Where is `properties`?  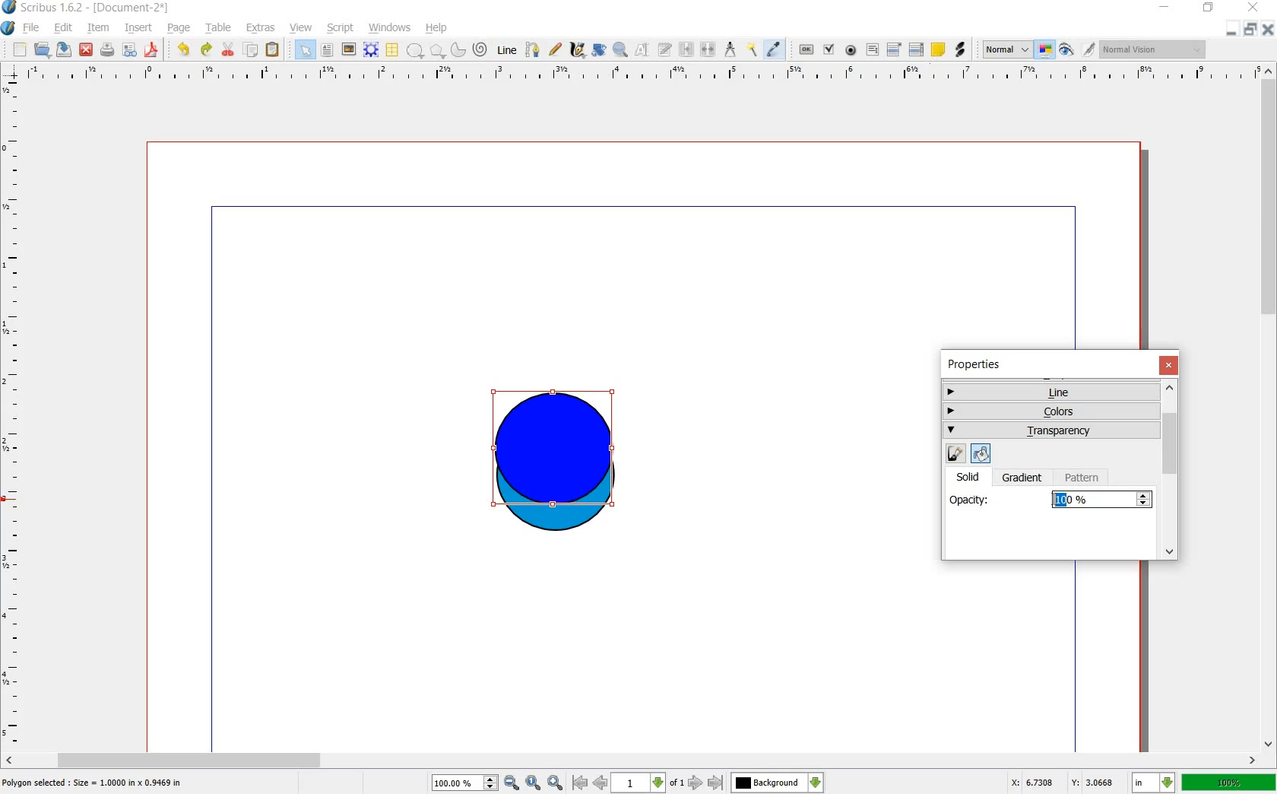
properties is located at coordinates (979, 364).